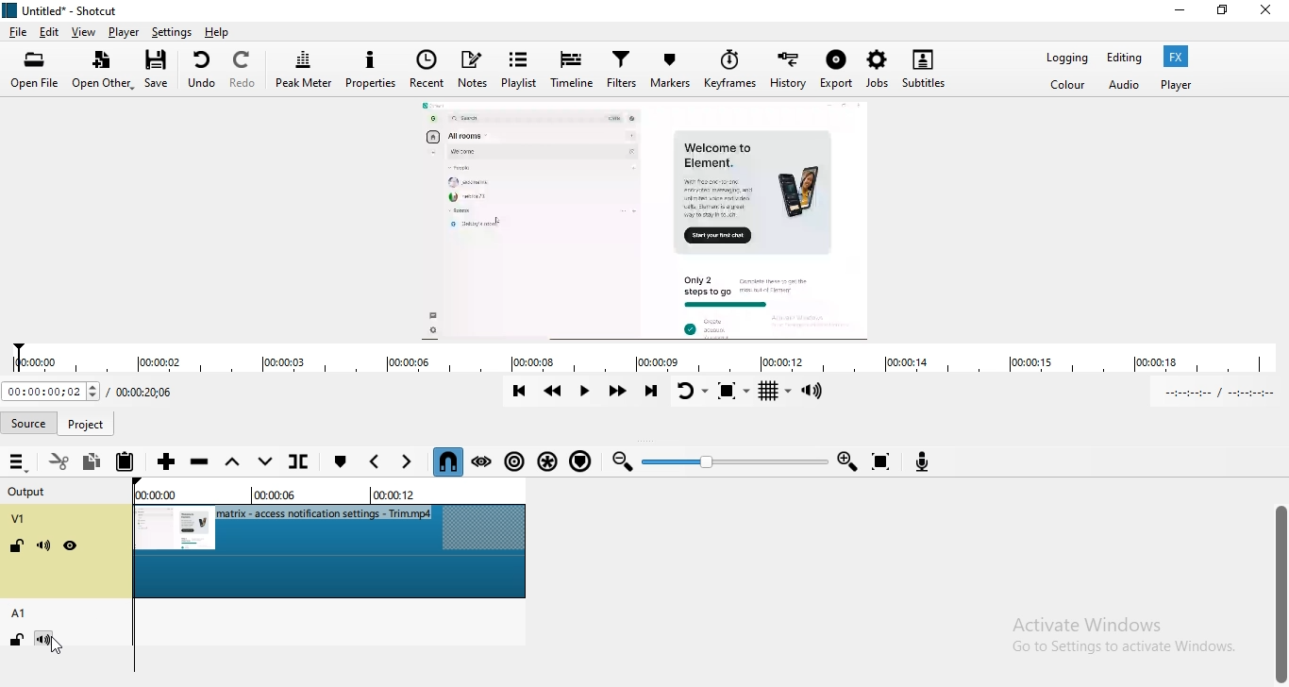 The image size is (1289, 687). I want to click on Save, so click(159, 71).